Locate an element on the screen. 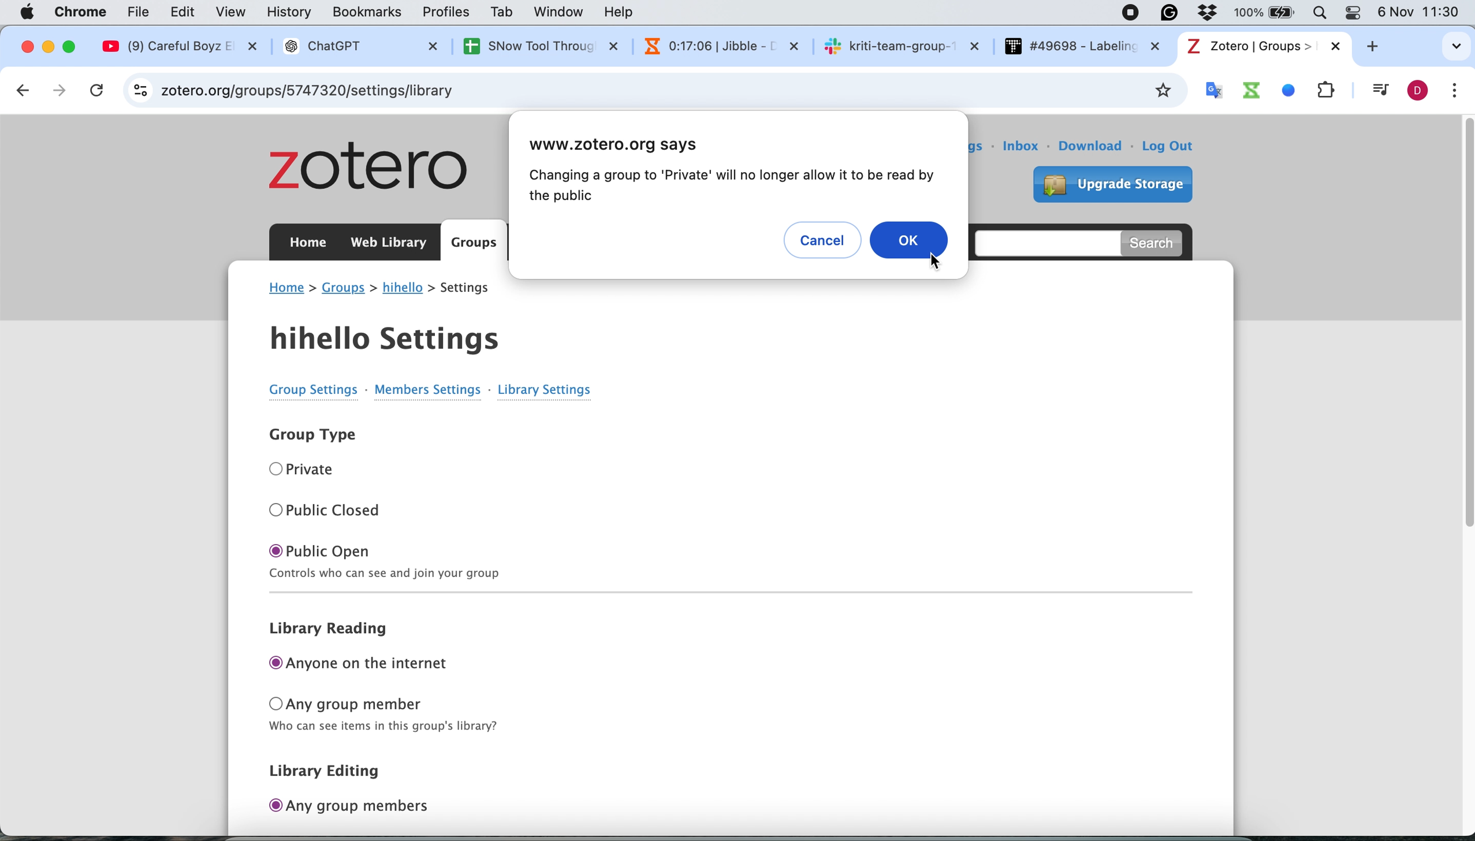 Image resolution: width=1475 pixels, height=841 pixels. web library is located at coordinates (391, 243).